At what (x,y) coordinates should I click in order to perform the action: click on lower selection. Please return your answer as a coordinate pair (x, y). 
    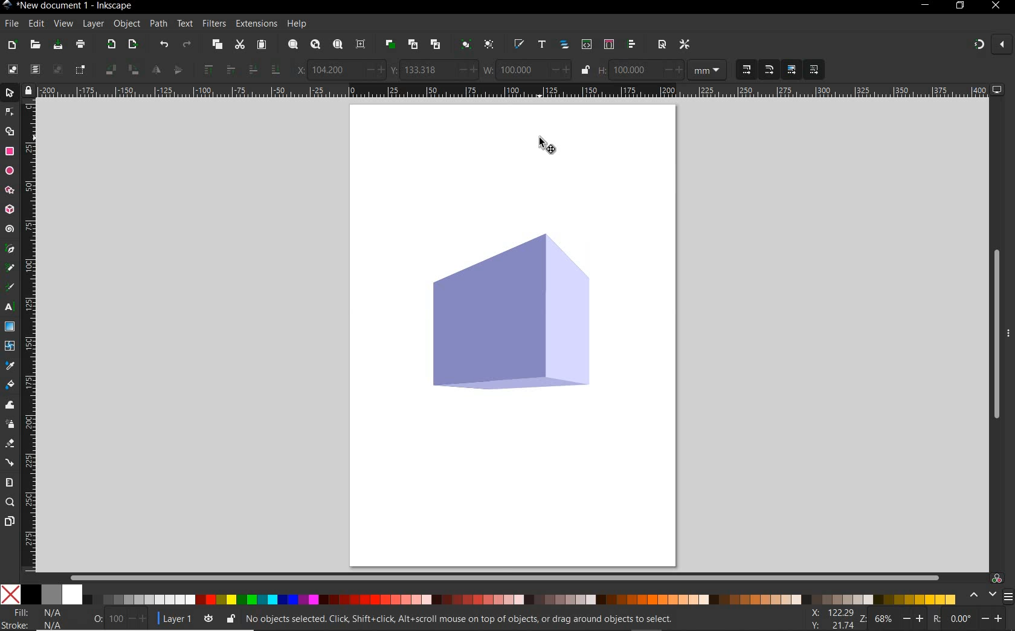
    Looking at the image, I should click on (252, 70).